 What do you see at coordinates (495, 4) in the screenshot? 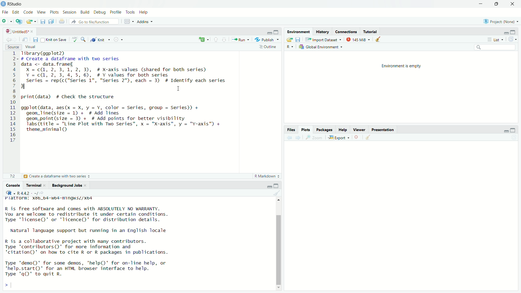
I see `Maximize` at bounding box center [495, 4].